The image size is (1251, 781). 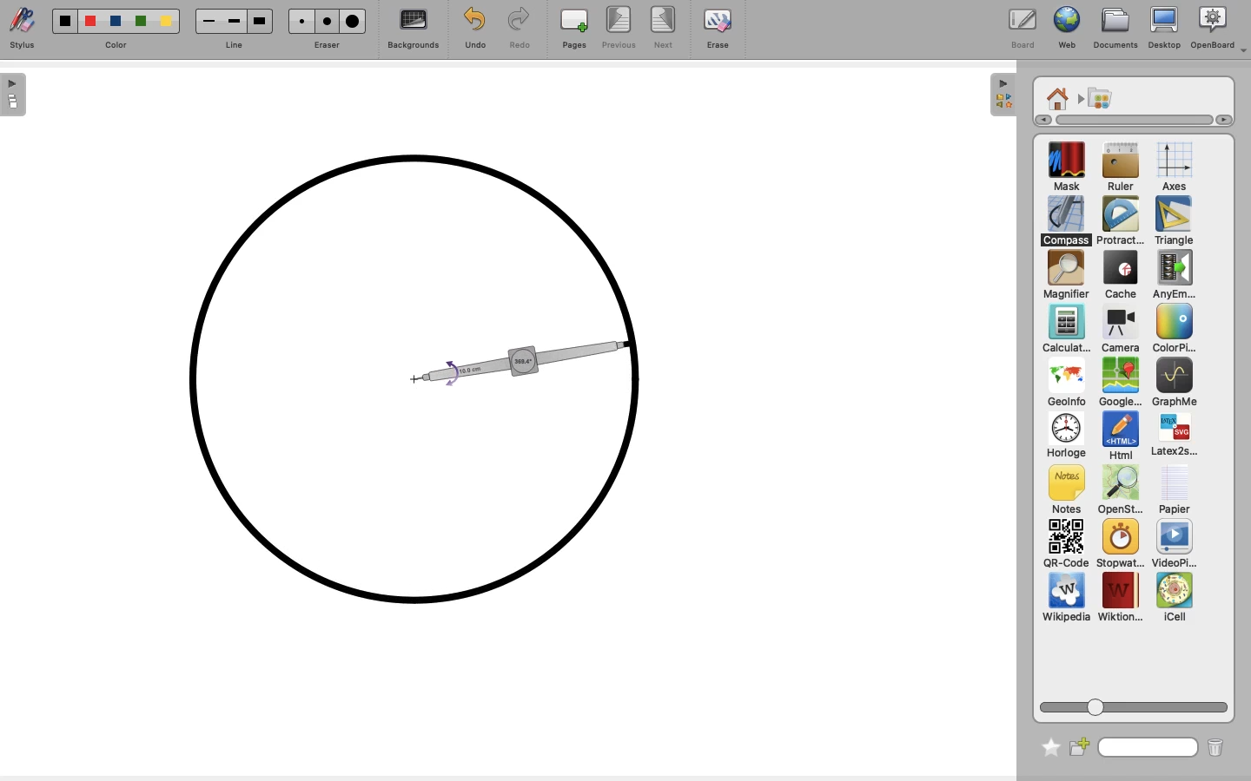 I want to click on Triangle, so click(x=1172, y=221).